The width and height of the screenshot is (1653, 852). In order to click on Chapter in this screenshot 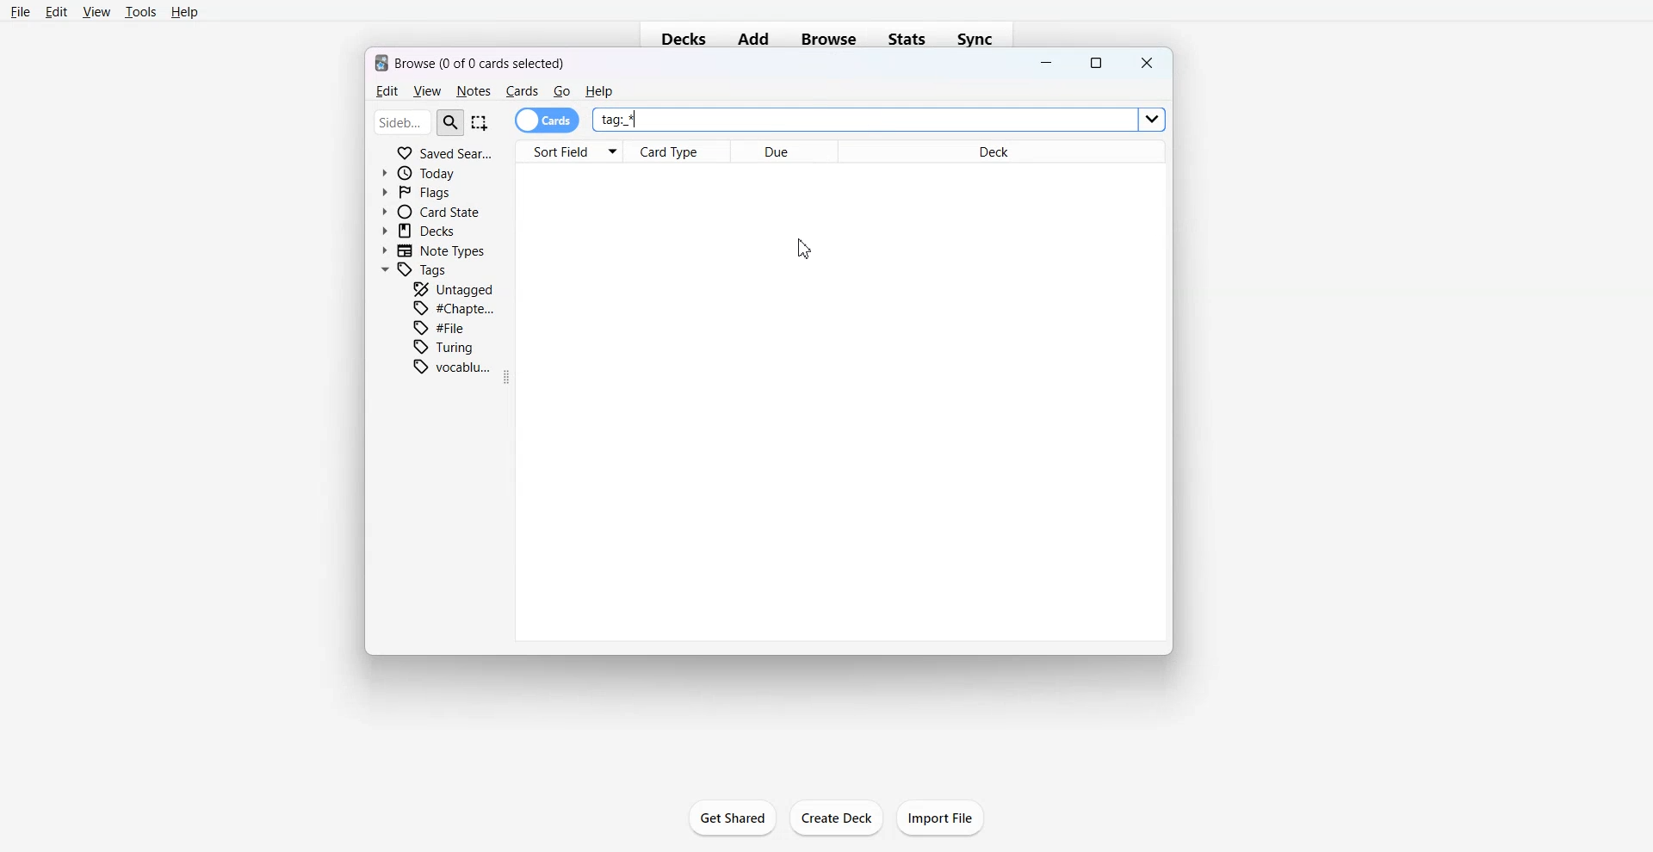, I will do `click(455, 307)`.